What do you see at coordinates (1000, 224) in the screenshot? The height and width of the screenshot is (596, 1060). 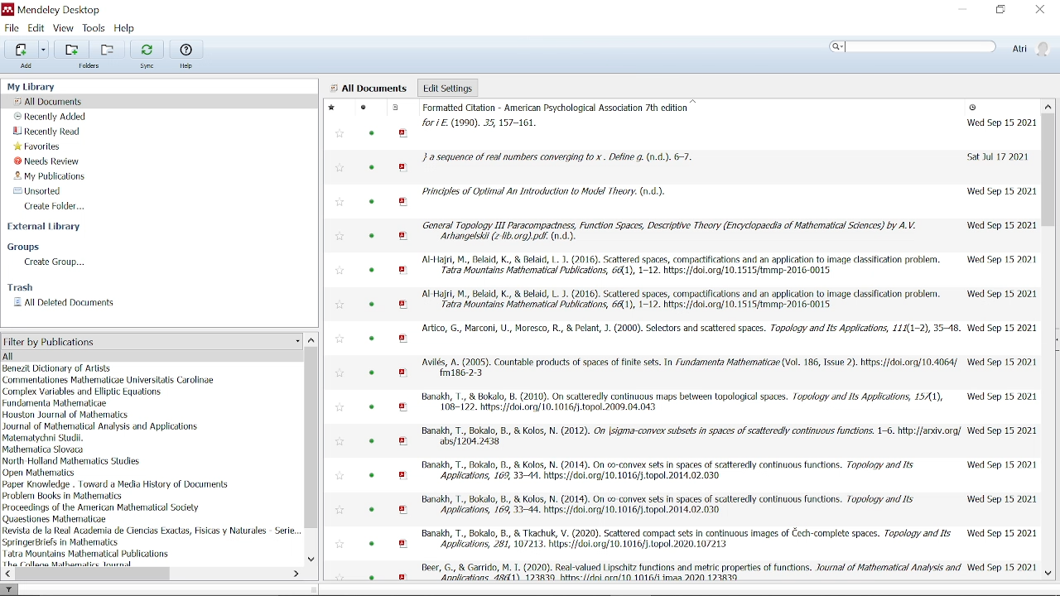 I see `Date time` at bounding box center [1000, 224].